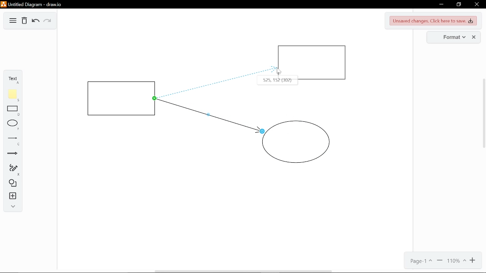 This screenshot has width=486, height=273. What do you see at coordinates (439, 261) in the screenshot?
I see `Zoom out` at bounding box center [439, 261].